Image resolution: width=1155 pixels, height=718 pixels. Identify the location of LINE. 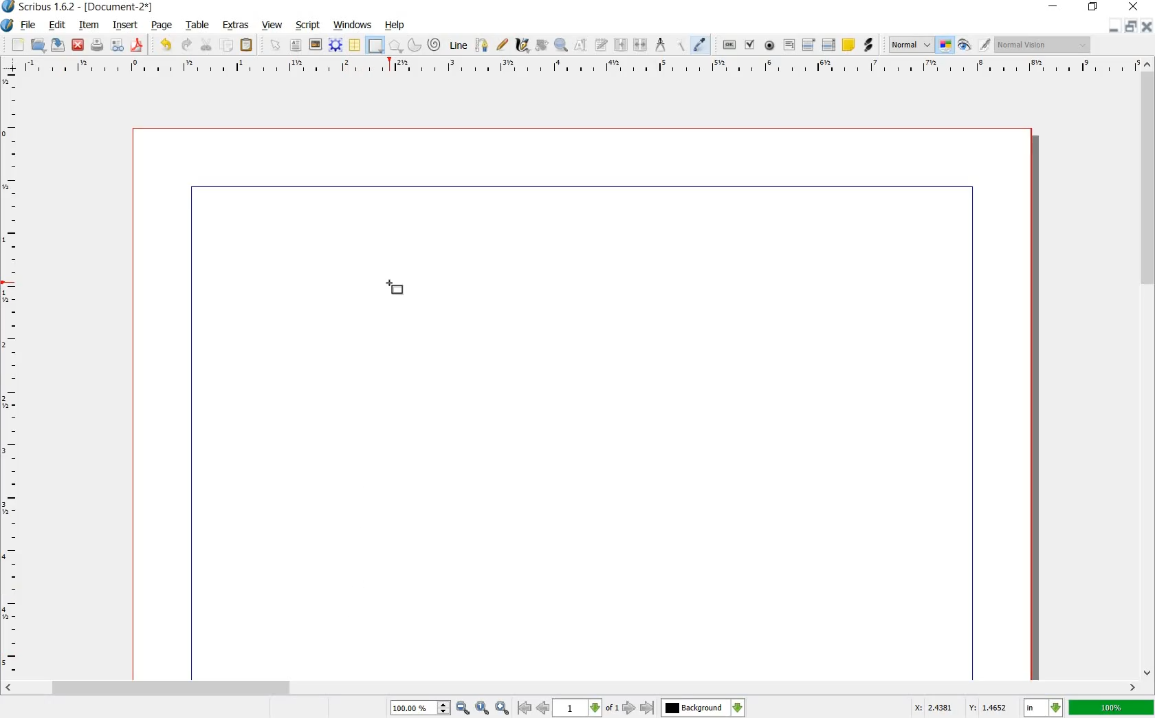
(459, 43).